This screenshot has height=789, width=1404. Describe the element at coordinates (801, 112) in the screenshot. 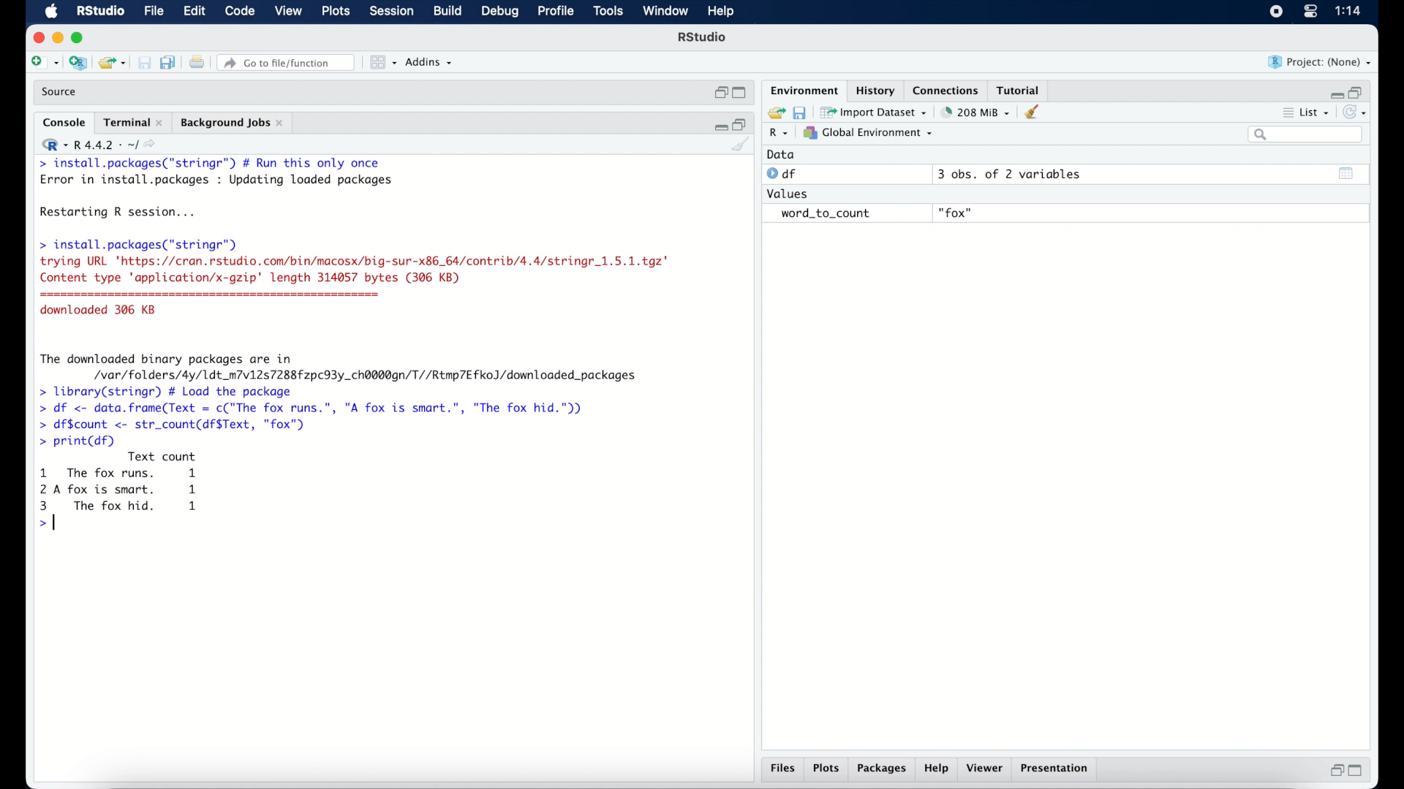

I see `save` at that location.